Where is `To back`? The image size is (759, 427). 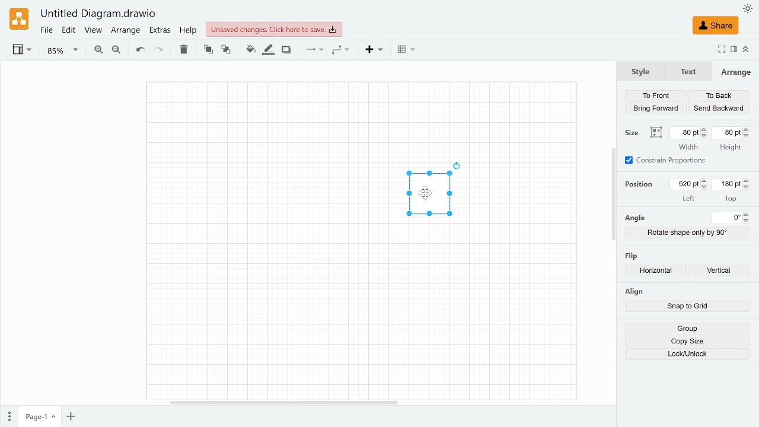 To back is located at coordinates (227, 50).